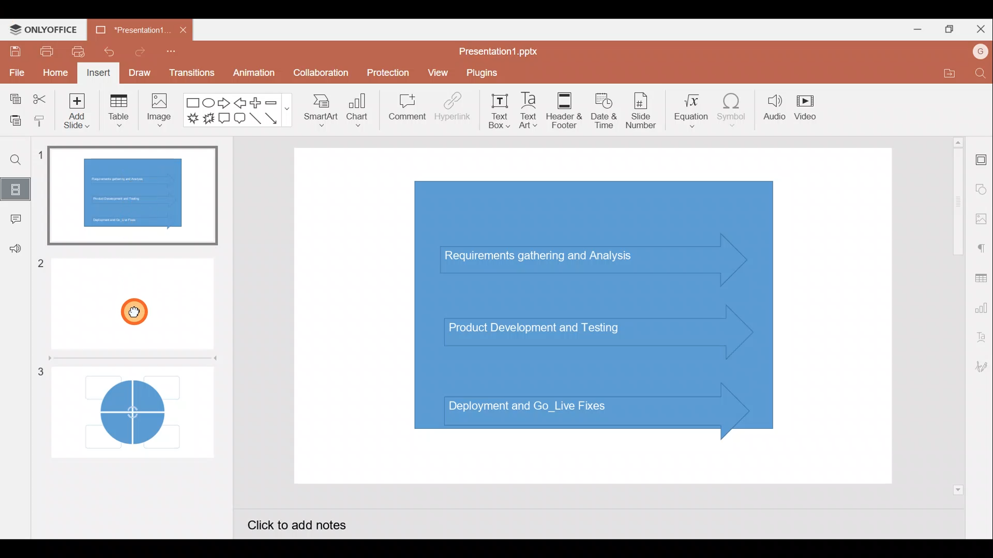 The image size is (993, 558). Describe the element at coordinates (223, 118) in the screenshot. I see `Rectangular callout` at that location.